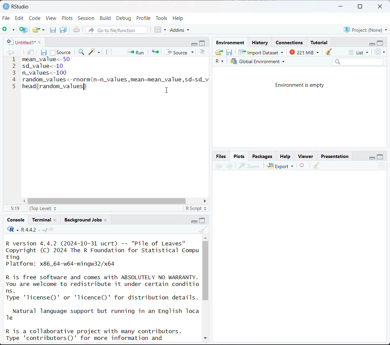  What do you see at coordinates (365, 29) in the screenshot?
I see `Project:(None)` at bounding box center [365, 29].